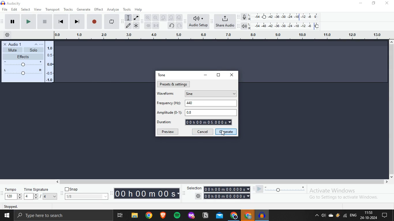 This screenshot has width=394, height=221. What do you see at coordinates (52, 9) in the screenshot?
I see `Transport` at bounding box center [52, 9].